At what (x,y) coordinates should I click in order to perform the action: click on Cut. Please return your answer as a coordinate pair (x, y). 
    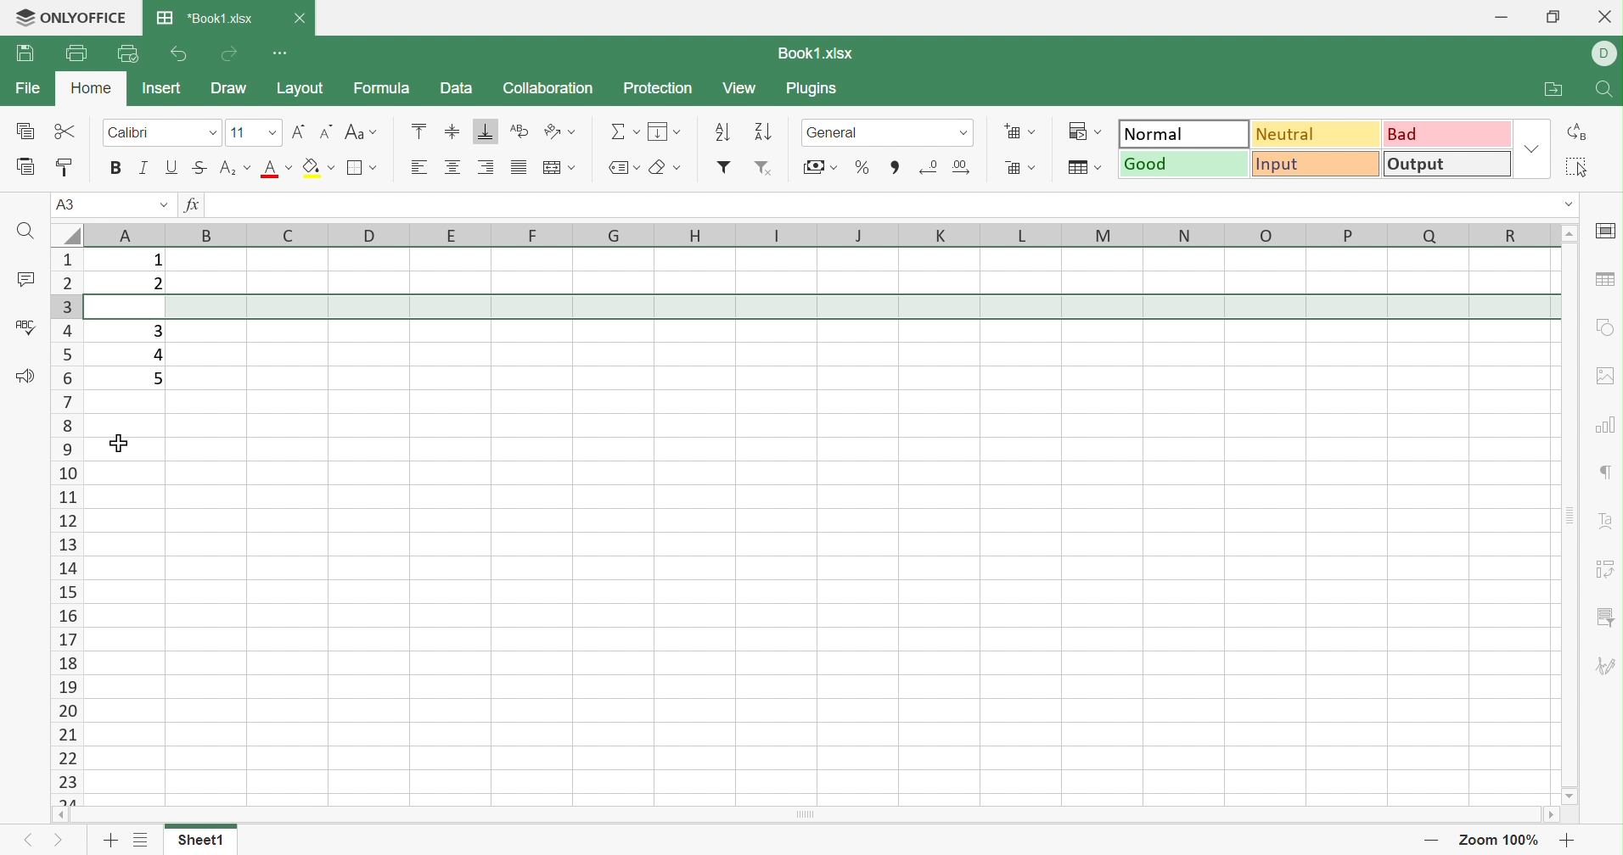
    Looking at the image, I should click on (65, 132).